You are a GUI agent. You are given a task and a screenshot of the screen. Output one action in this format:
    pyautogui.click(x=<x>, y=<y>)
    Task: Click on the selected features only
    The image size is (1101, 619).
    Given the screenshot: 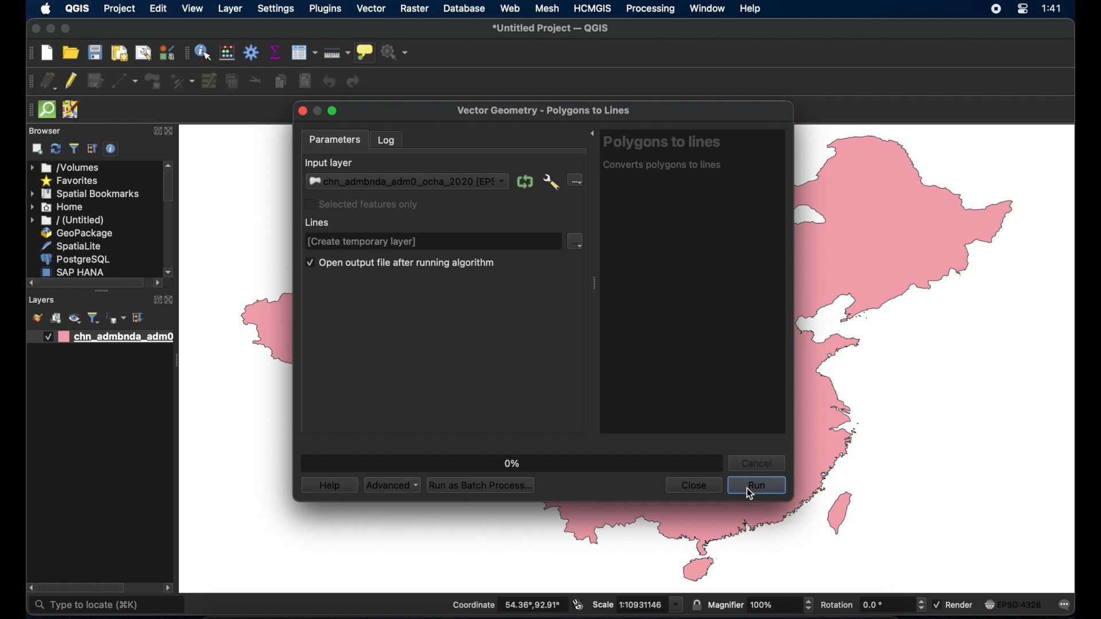 What is the action you would take?
    pyautogui.click(x=362, y=204)
    